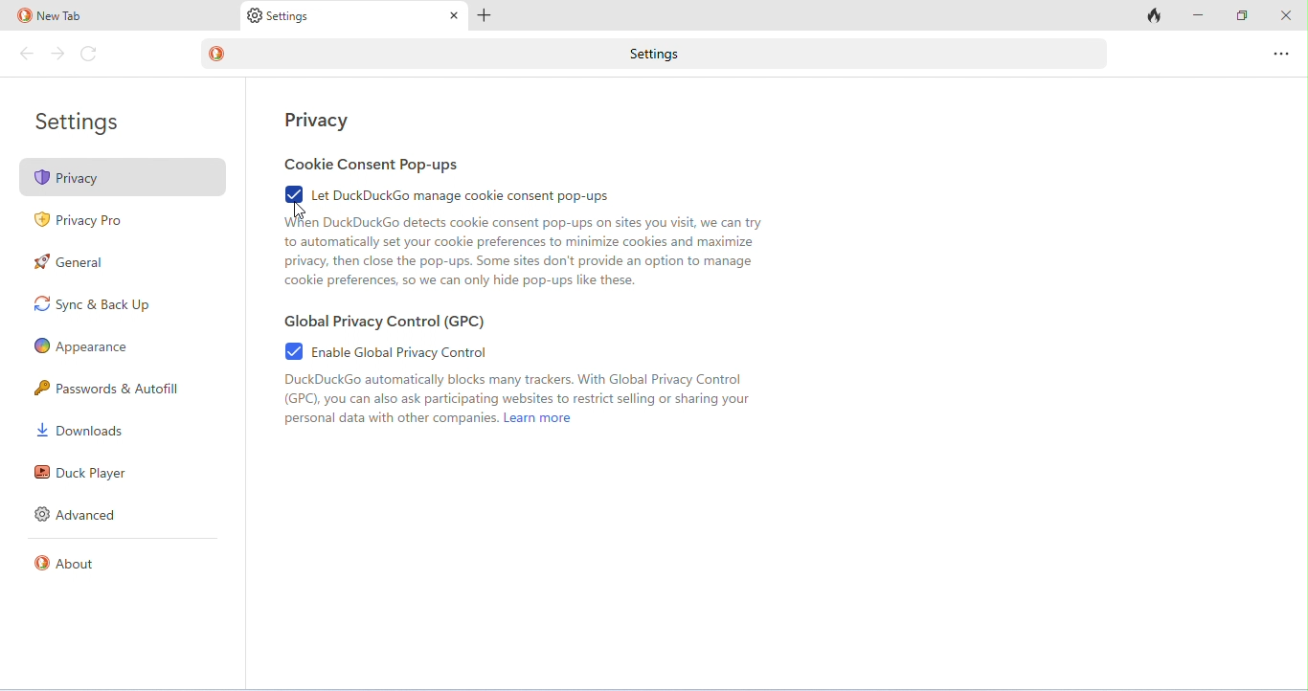  I want to click on close tab, so click(455, 16).